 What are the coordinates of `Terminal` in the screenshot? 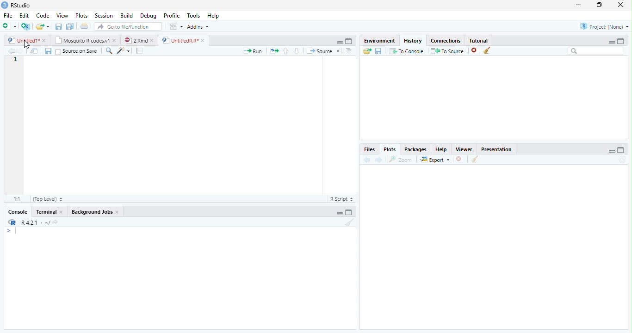 It's located at (46, 212).